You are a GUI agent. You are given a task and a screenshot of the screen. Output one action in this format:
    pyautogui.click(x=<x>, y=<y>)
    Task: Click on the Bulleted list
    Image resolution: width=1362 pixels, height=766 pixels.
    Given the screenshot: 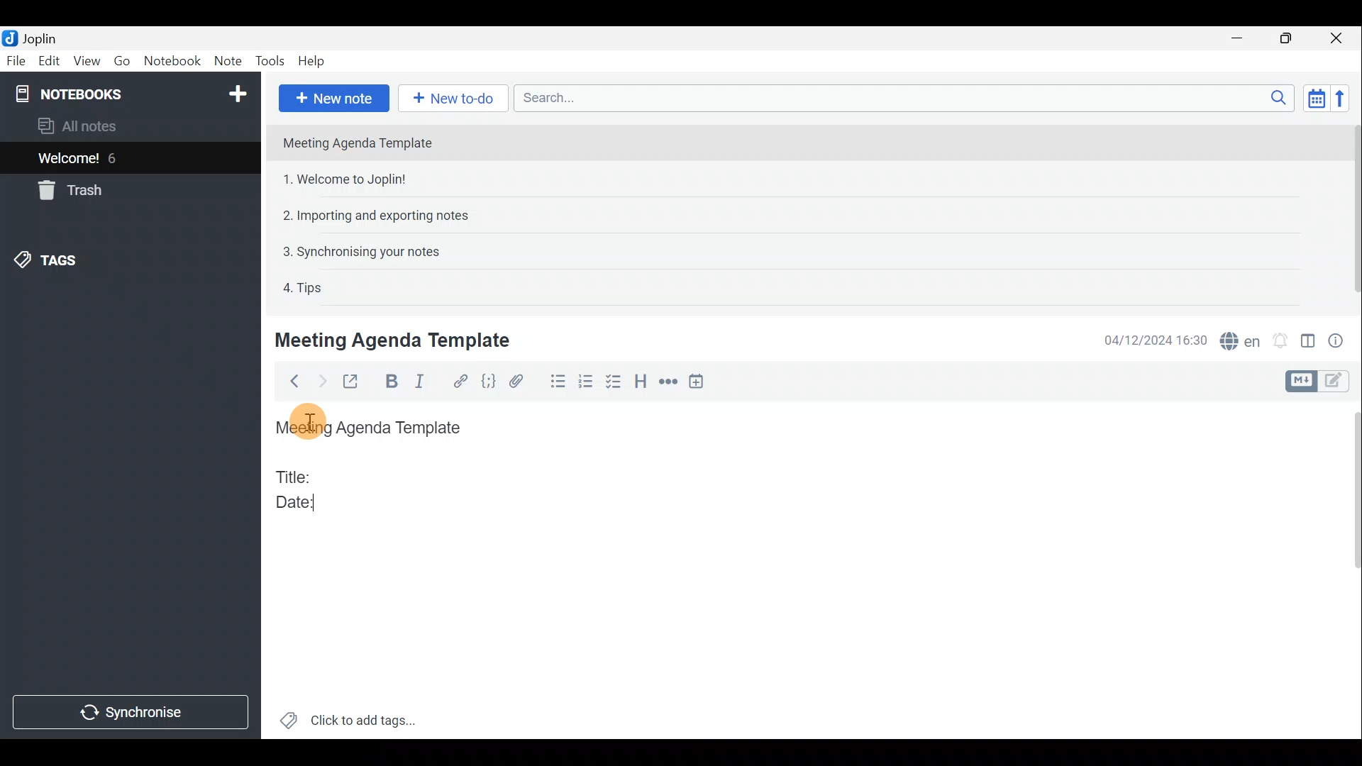 What is the action you would take?
    pyautogui.click(x=557, y=382)
    